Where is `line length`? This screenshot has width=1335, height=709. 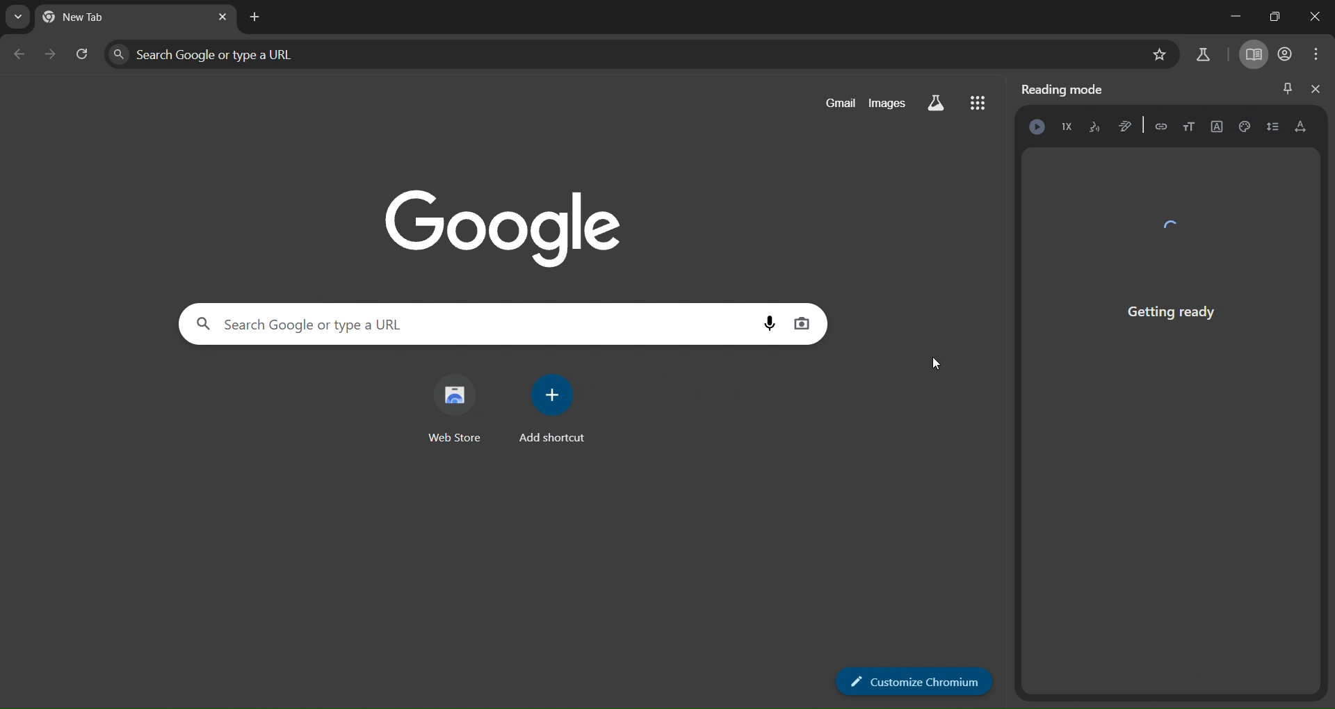 line length is located at coordinates (1272, 128).